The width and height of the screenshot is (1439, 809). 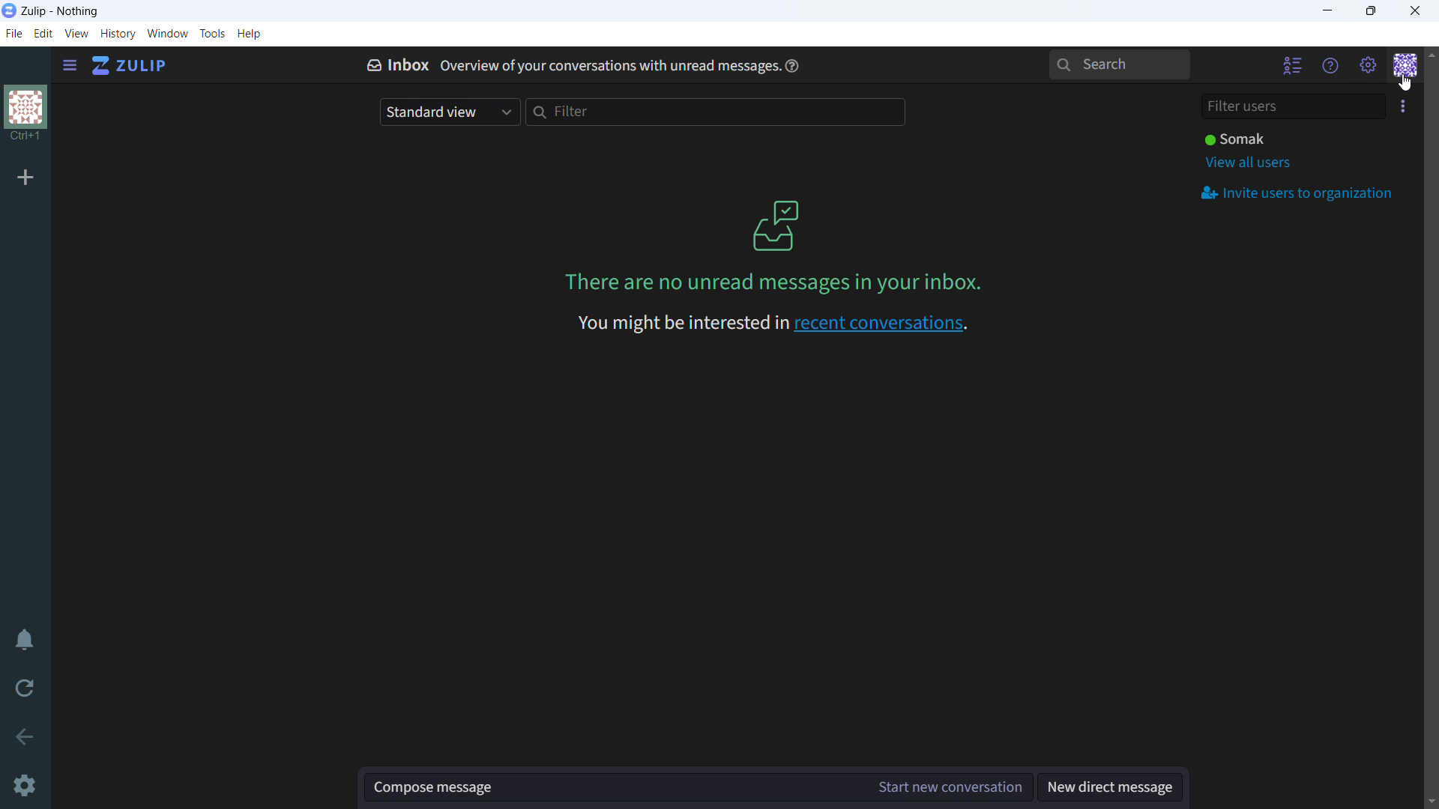 I want to click on scroll up, so click(x=1430, y=53).